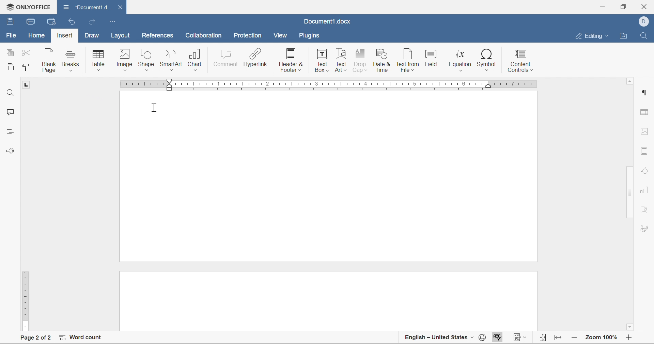  Describe the element at coordinates (93, 7) in the screenshot. I see `*Document1.d` at that location.